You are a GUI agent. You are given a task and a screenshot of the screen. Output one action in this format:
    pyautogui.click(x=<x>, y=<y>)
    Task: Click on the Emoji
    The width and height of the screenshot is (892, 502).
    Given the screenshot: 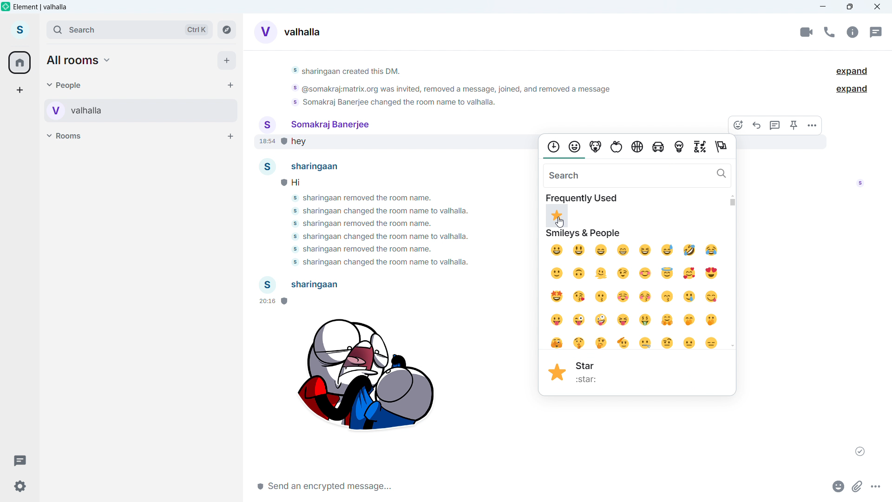 What is the action you would take?
    pyautogui.click(x=836, y=486)
    